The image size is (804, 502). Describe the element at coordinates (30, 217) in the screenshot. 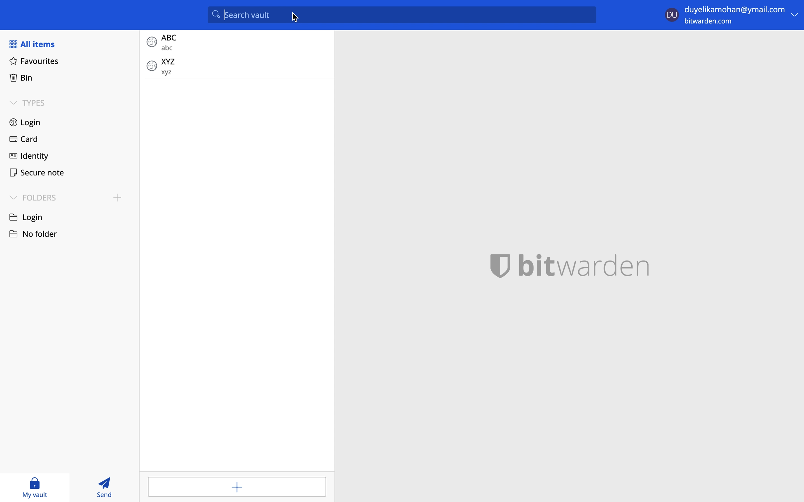

I see `login` at that location.